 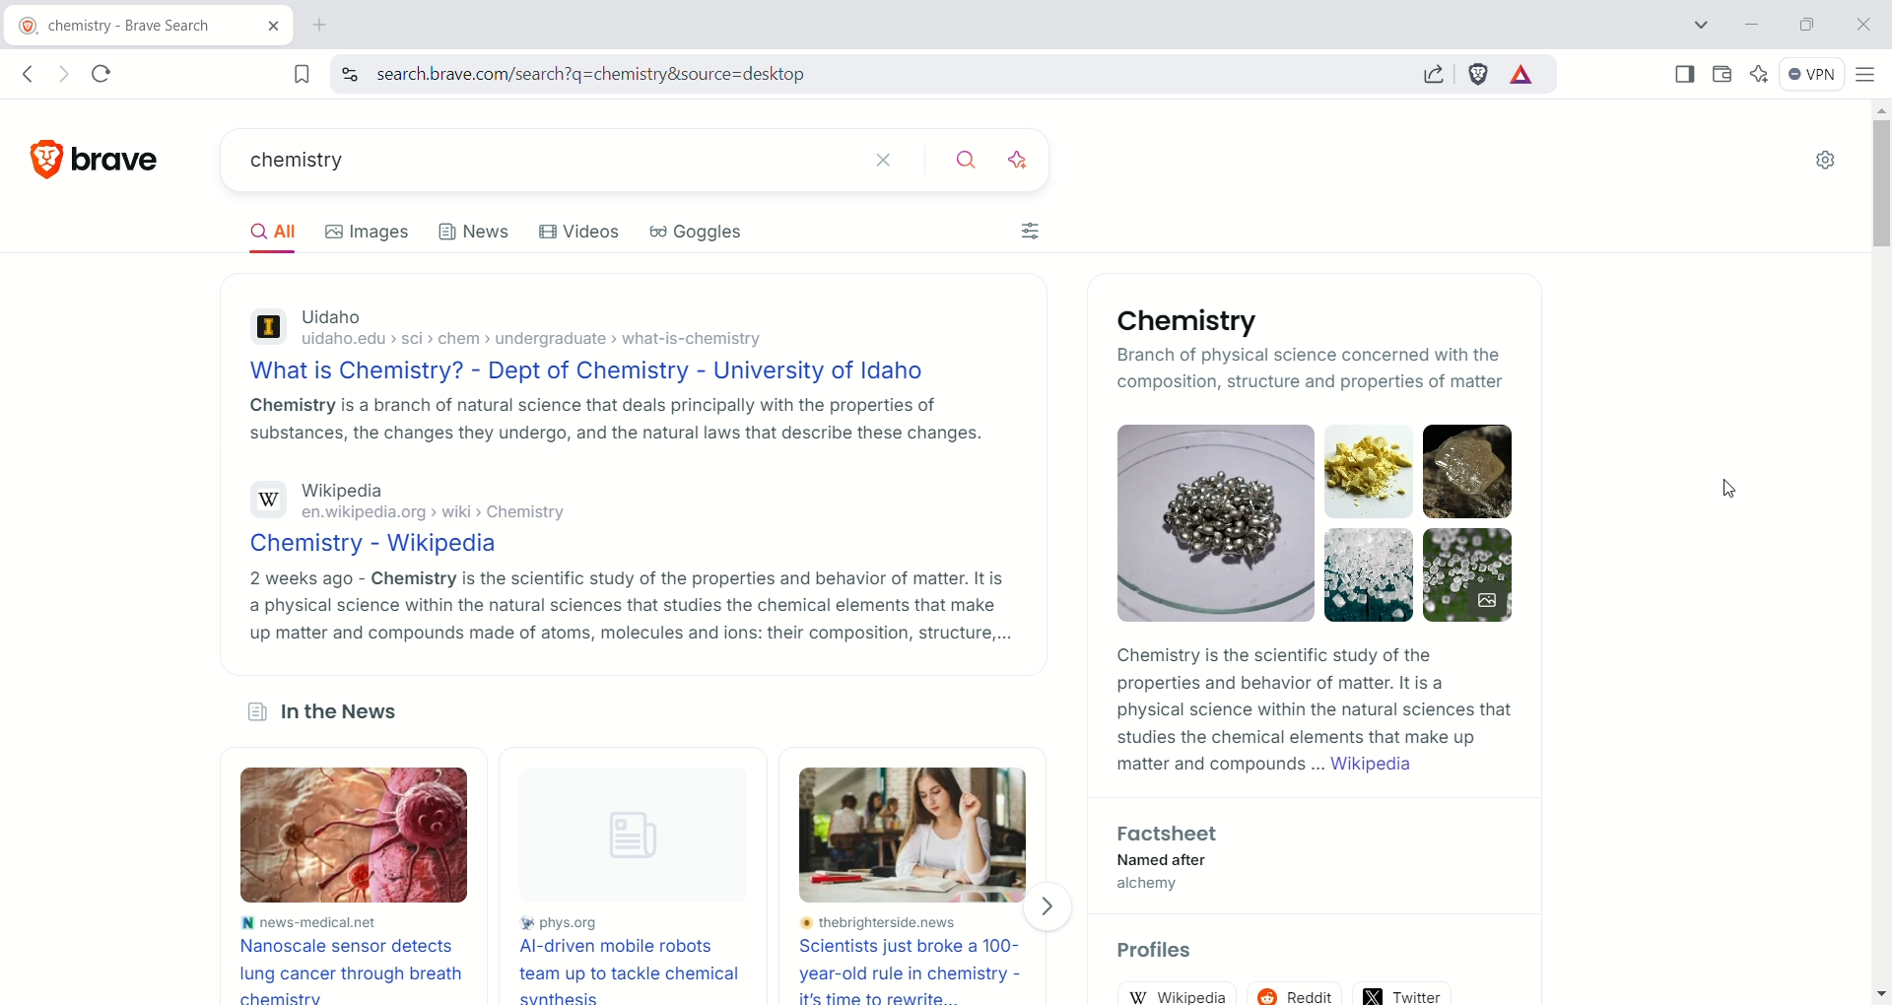 I want to click on Chemistry is the scientific study of the
properties and behavior of matter. It is a
physical science within the natural sciences that
studies the chemical elements that make up
matter and compounds ... Wikipedia

2 9, so click(x=1311, y=715).